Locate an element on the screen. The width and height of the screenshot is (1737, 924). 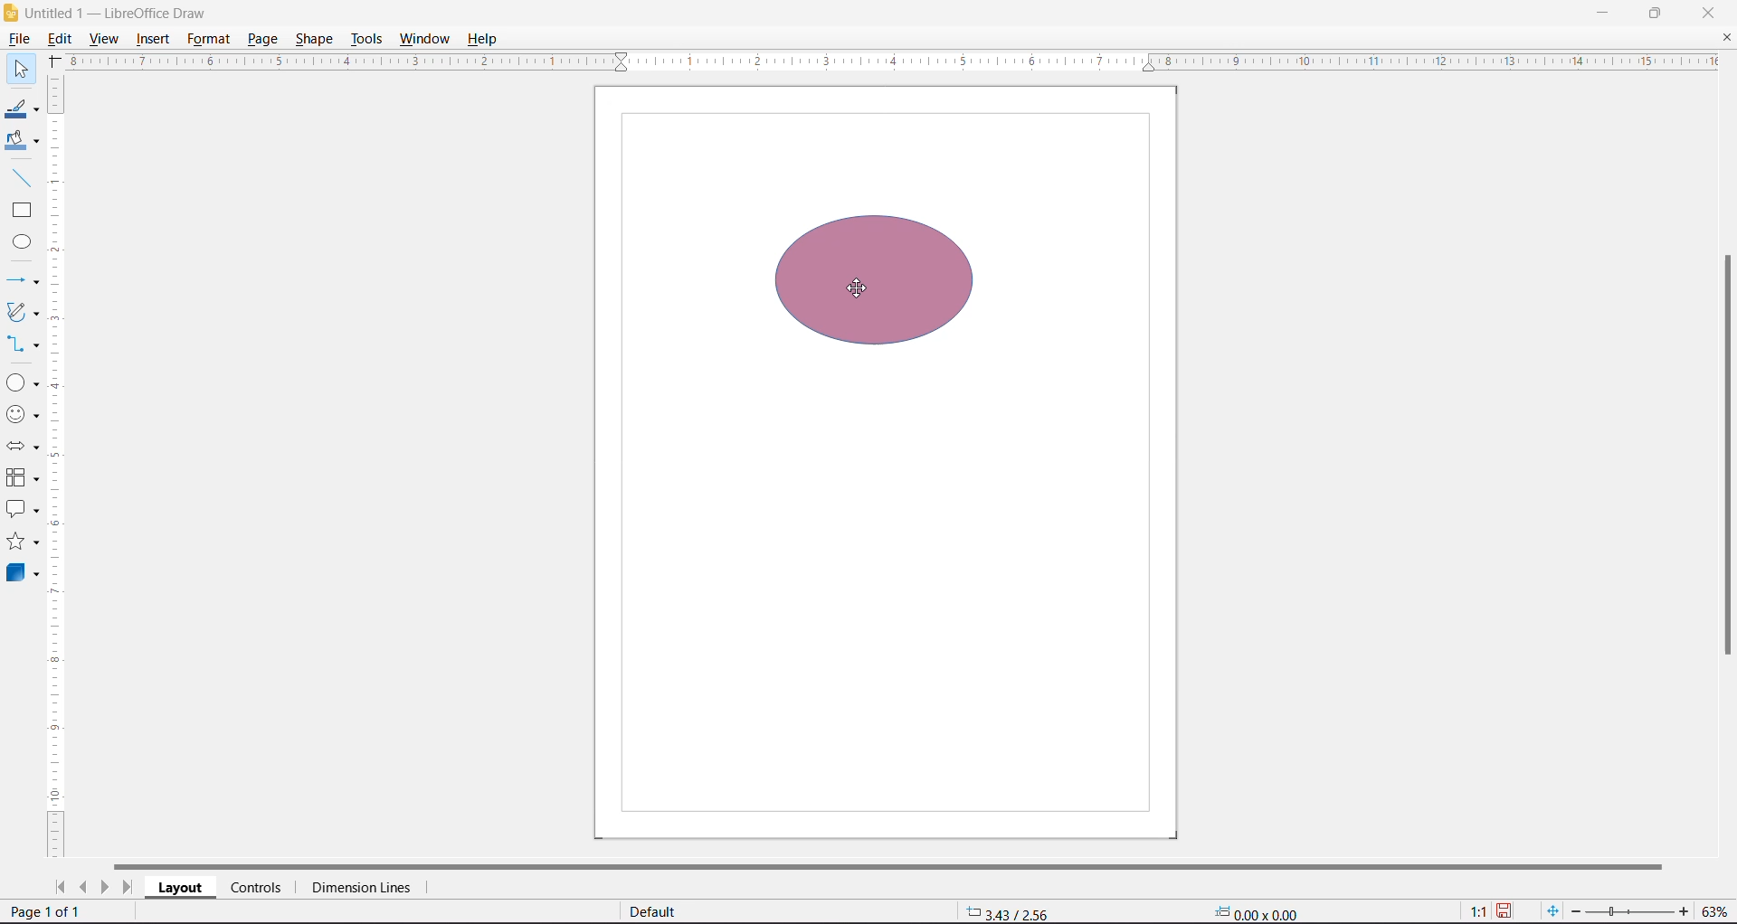
Scroll to next page is located at coordinates (106, 888).